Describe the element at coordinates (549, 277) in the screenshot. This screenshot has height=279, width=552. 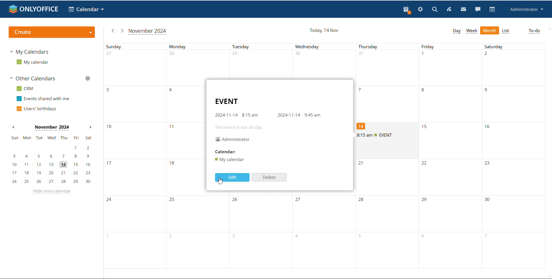
I see `scroll down` at that location.